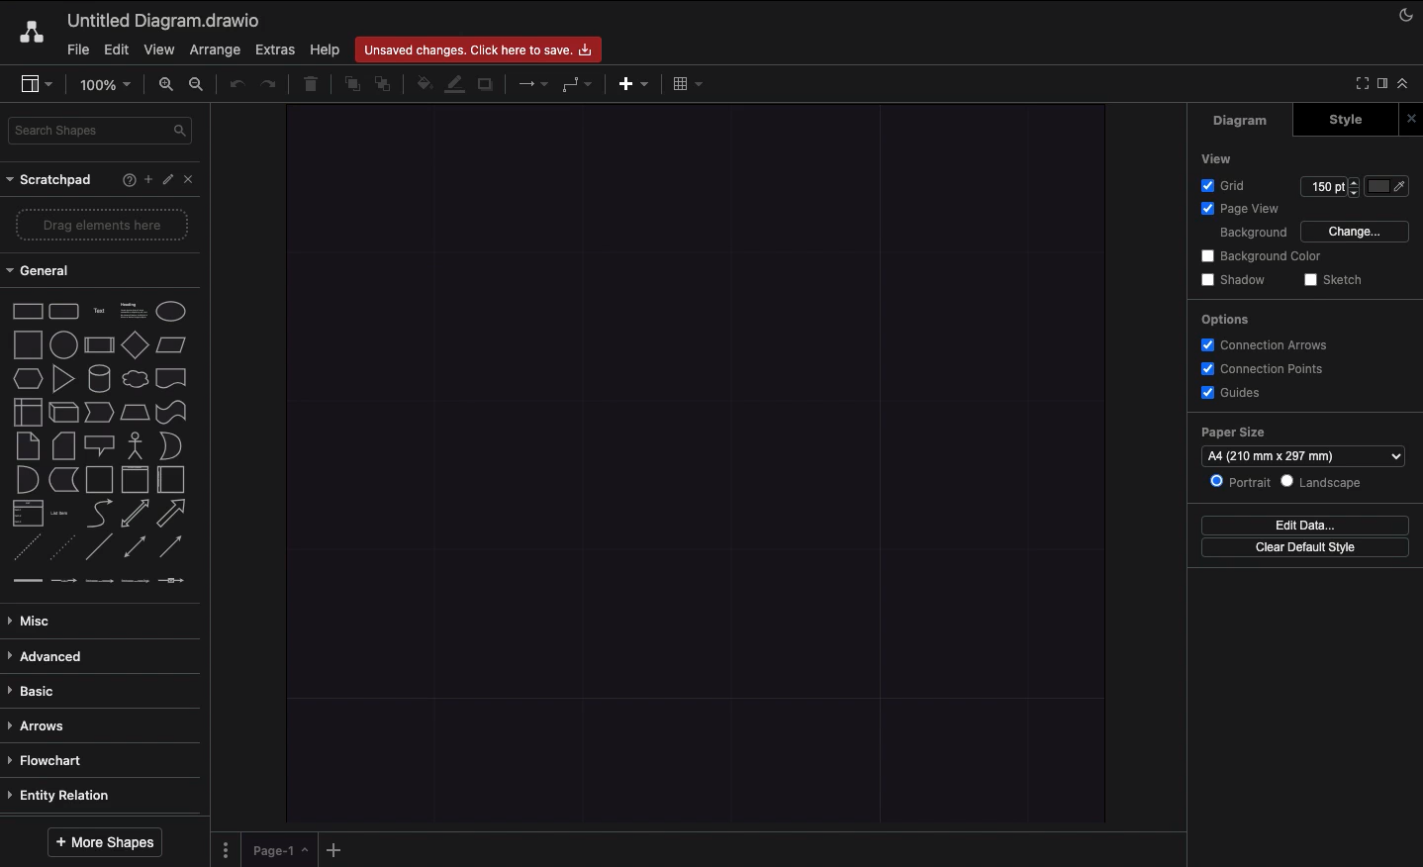  What do you see at coordinates (103, 224) in the screenshot?
I see `Drag elements here` at bounding box center [103, 224].